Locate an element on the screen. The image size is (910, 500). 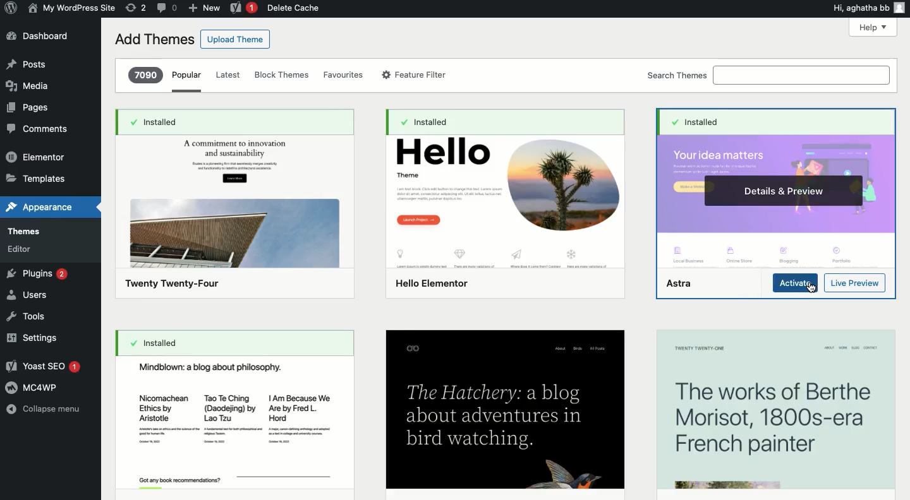
Twenty Twenty-Four Theme is located at coordinates (235, 217).